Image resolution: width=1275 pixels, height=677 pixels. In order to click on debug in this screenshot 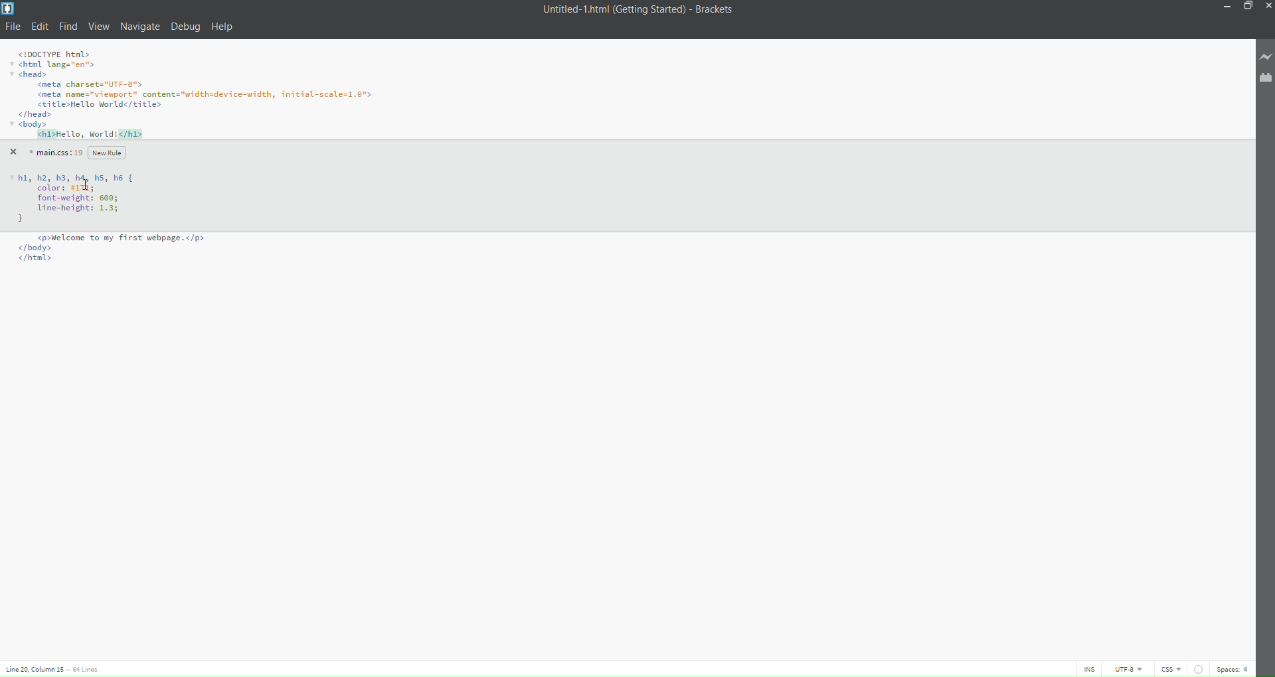, I will do `click(185, 29)`.